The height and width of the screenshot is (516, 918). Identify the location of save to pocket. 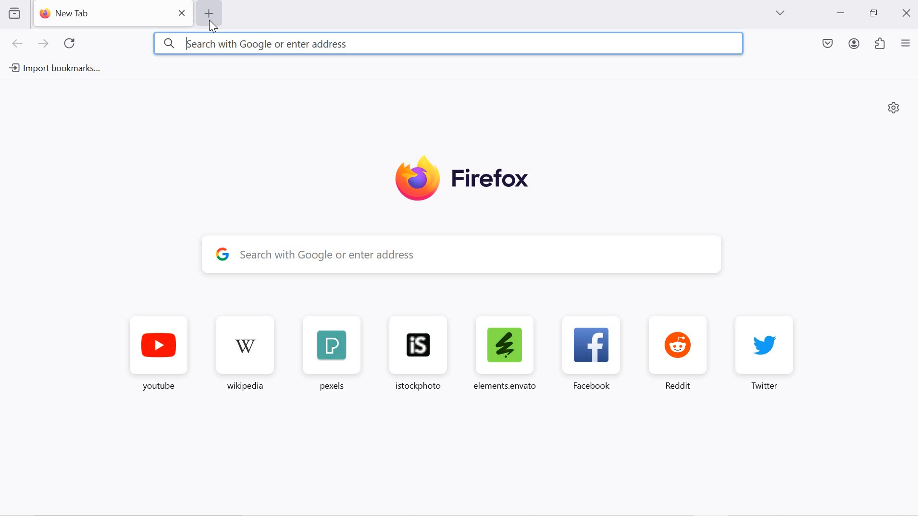
(829, 45).